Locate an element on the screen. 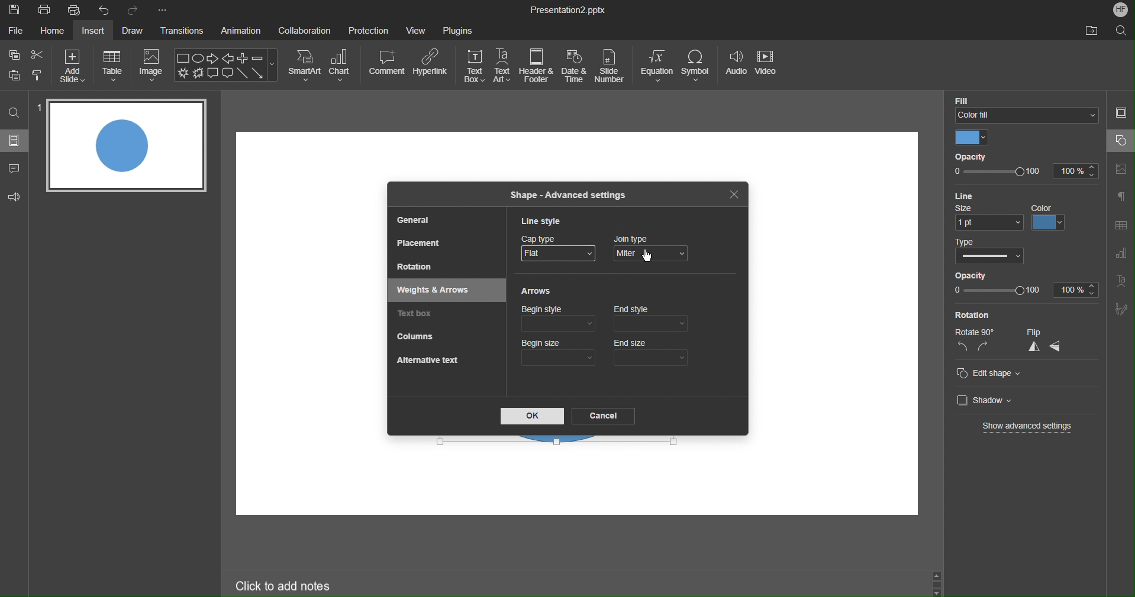 This screenshot has height=597, width=1135. Rotate 90 is located at coordinates (972, 330).